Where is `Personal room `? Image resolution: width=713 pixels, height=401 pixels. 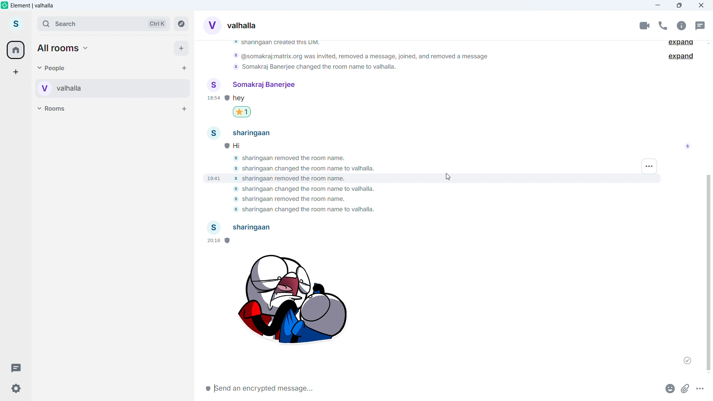
Personal room  is located at coordinates (89, 88).